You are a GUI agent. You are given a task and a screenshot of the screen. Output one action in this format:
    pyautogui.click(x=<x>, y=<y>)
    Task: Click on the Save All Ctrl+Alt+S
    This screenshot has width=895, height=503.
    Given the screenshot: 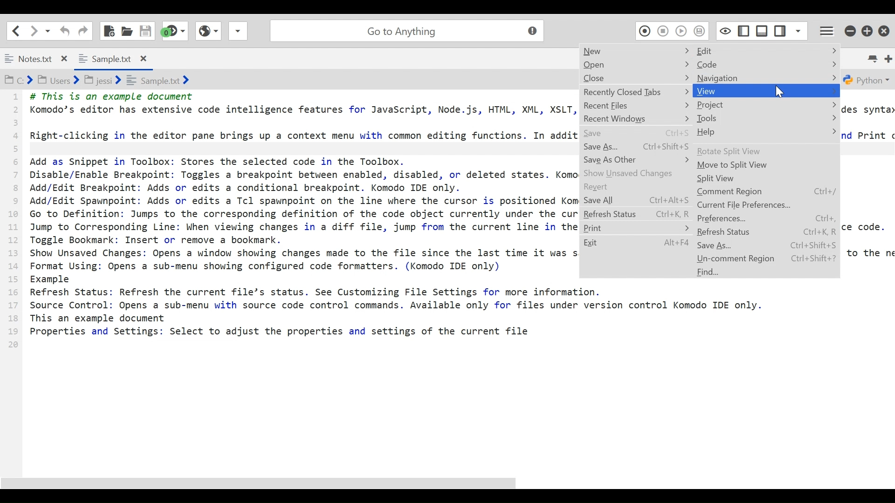 What is the action you would take?
    pyautogui.click(x=636, y=199)
    